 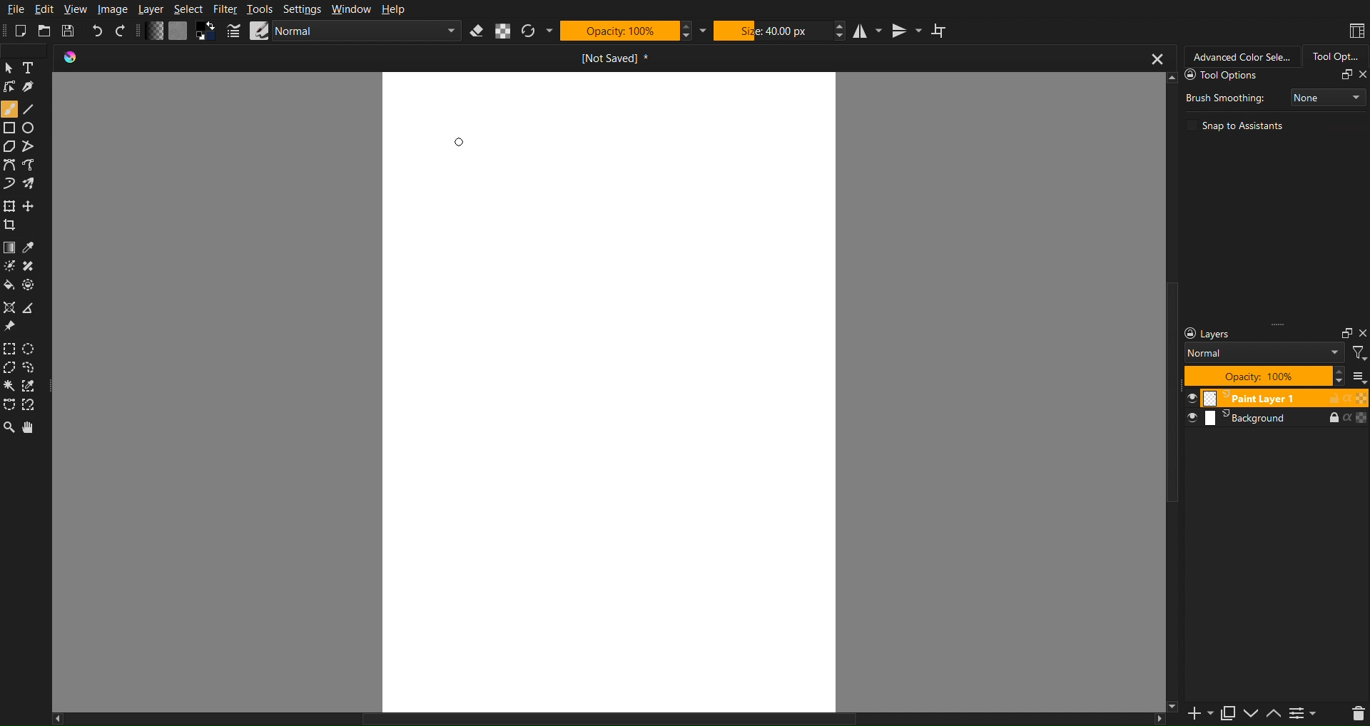 I want to click on Advanced Color Selector, so click(x=1241, y=56).